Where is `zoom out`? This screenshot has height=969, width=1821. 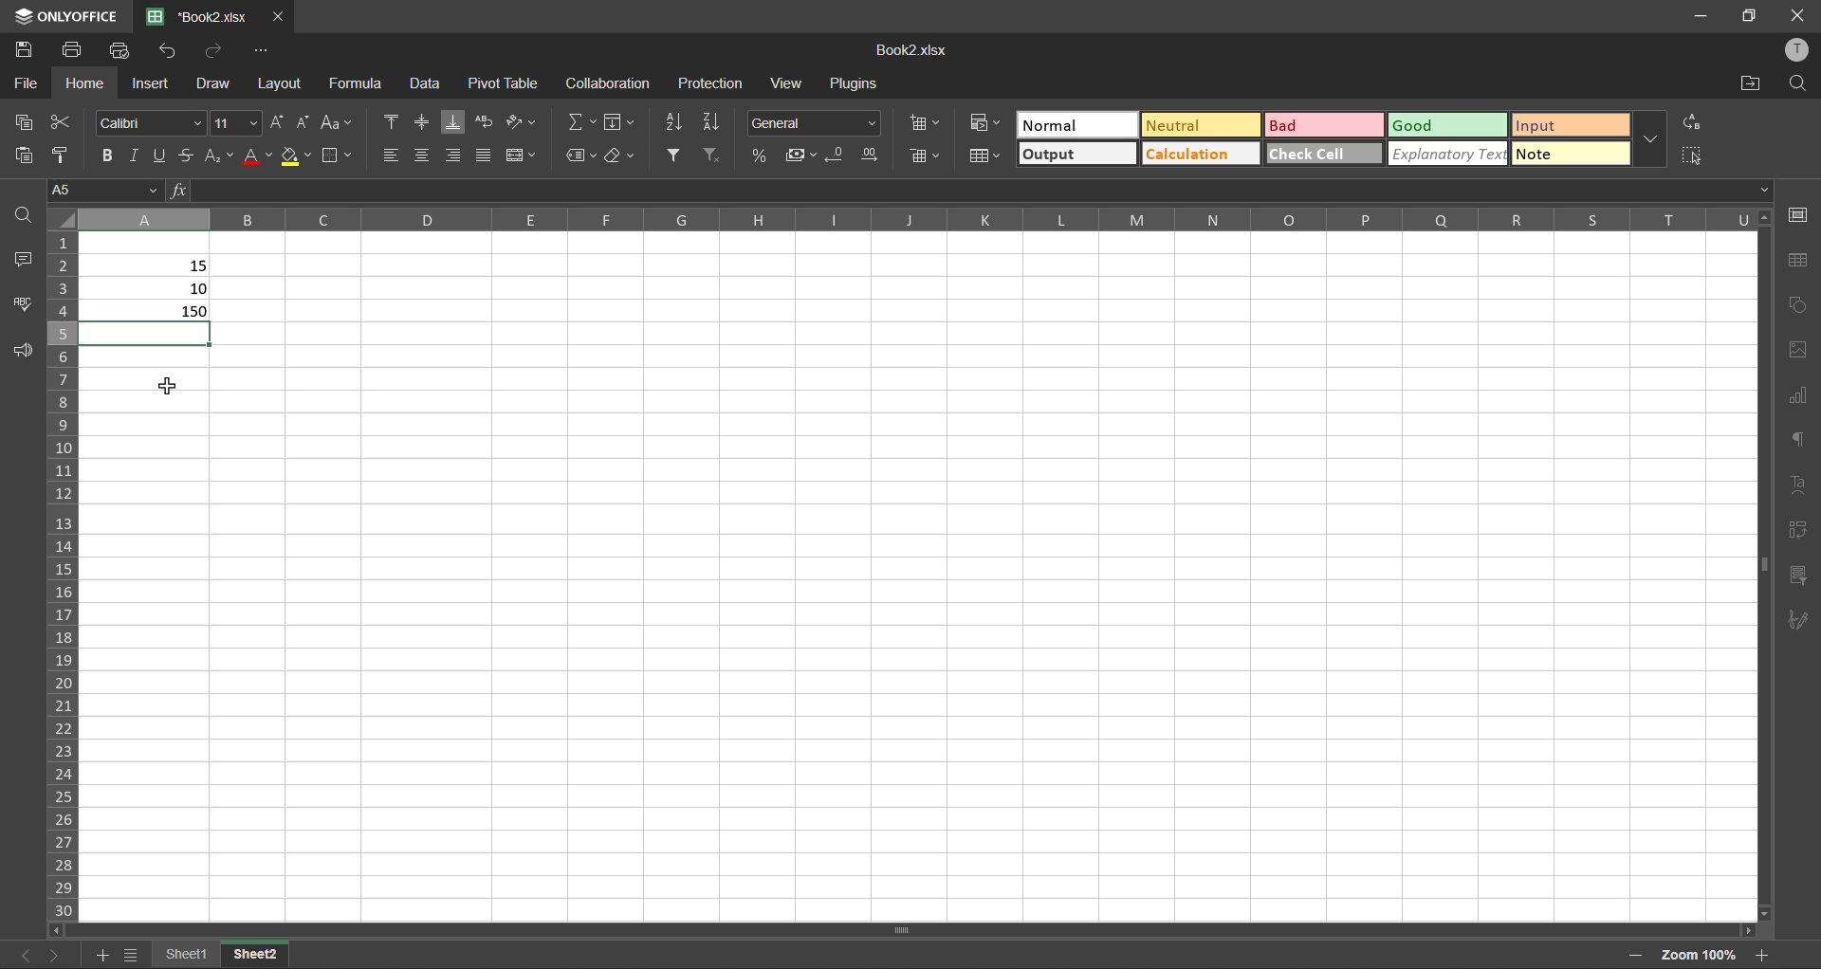 zoom out is located at coordinates (1635, 953).